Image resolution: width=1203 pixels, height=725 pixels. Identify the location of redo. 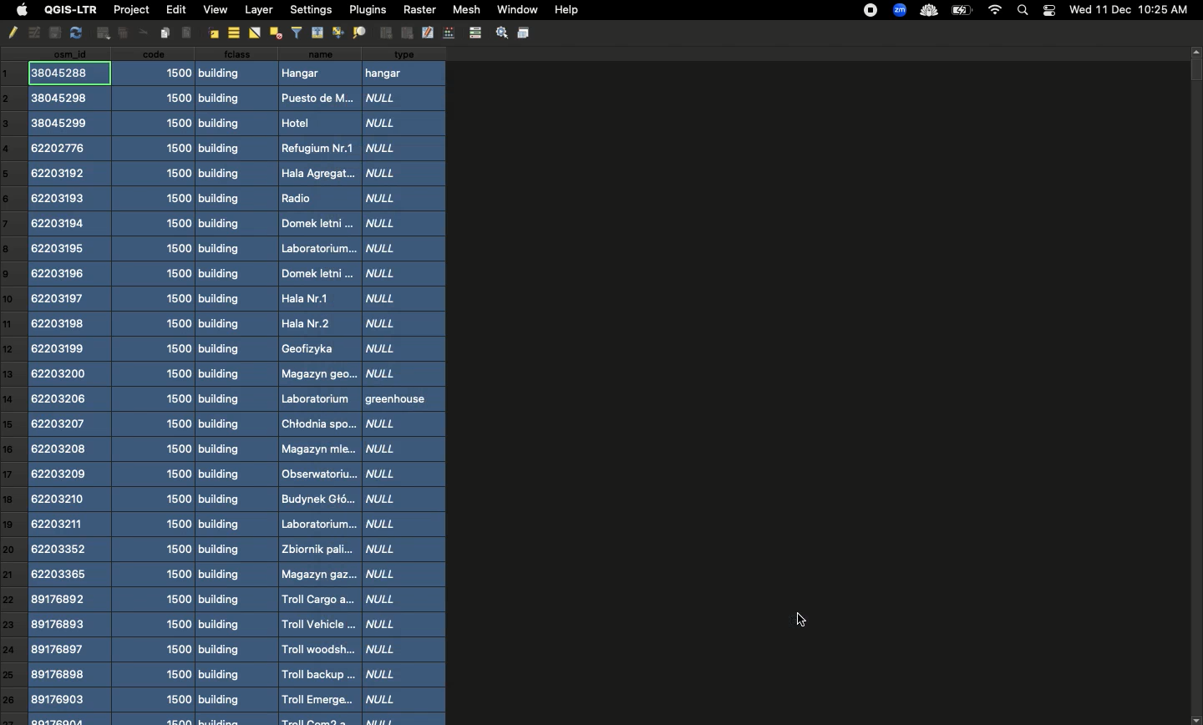
(75, 33).